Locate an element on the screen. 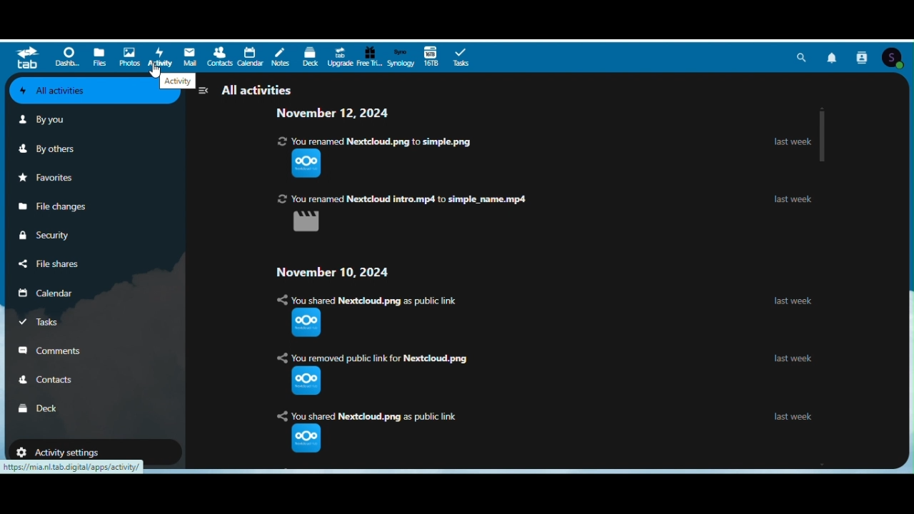 This screenshot has width=914, height=514. File changes is located at coordinates (53, 206).